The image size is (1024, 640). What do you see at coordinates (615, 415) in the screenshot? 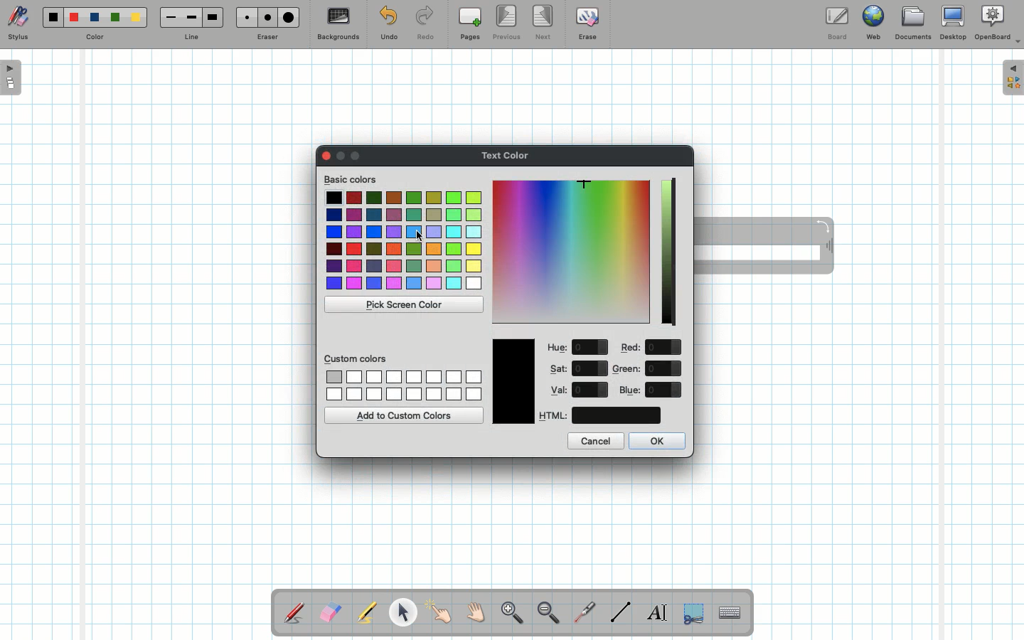
I see `color code` at bounding box center [615, 415].